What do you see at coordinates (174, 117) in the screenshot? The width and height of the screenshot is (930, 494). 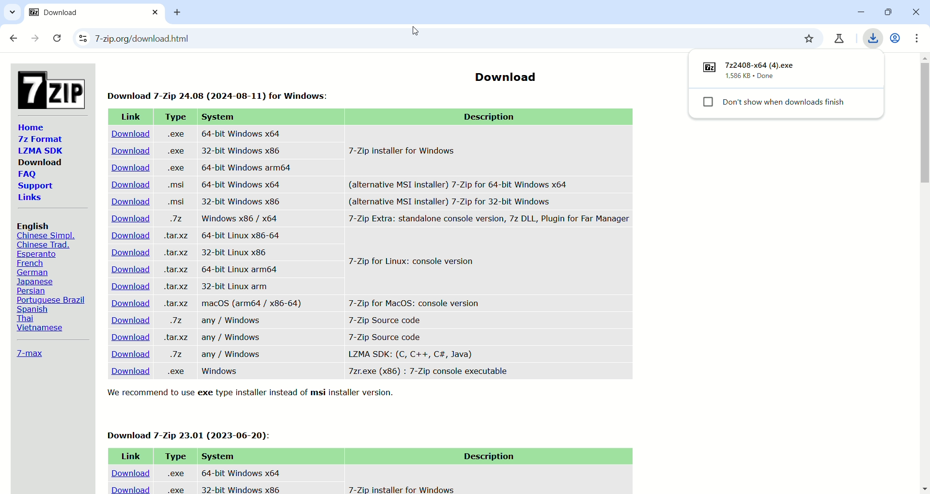 I see `Type` at bounding box center [174, 117].